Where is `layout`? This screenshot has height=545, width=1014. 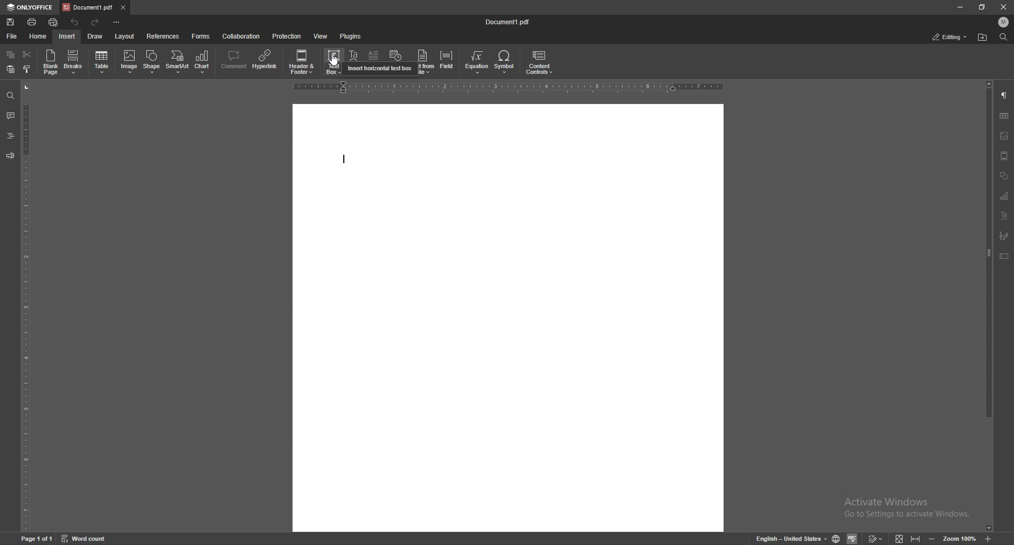 layout is located at coordinates (126, 37).